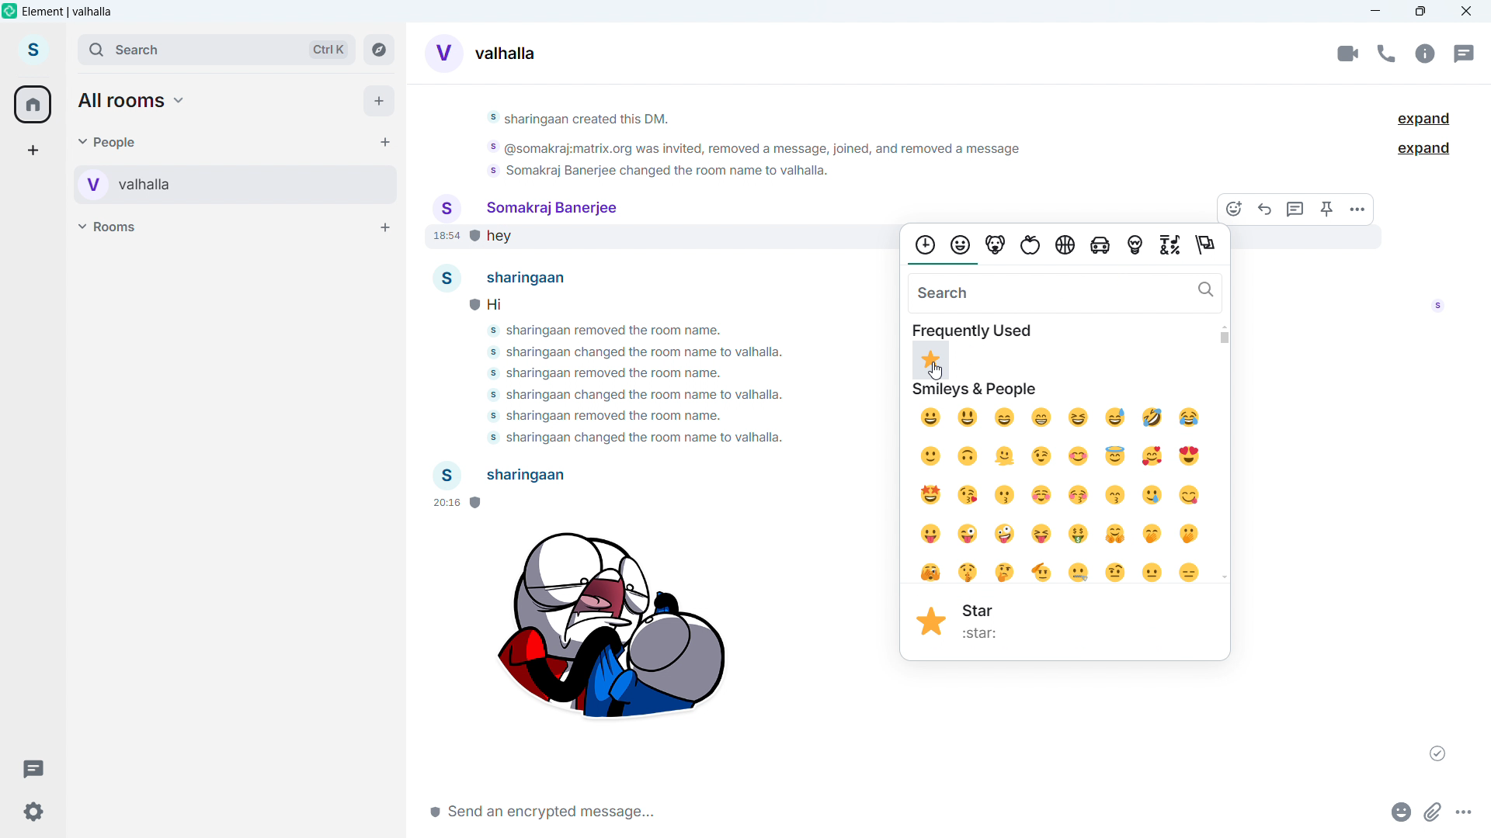  What do you see at coordinates (33, 151) in the screenshot?
I see `add a space` at bounding box center [33, 151].